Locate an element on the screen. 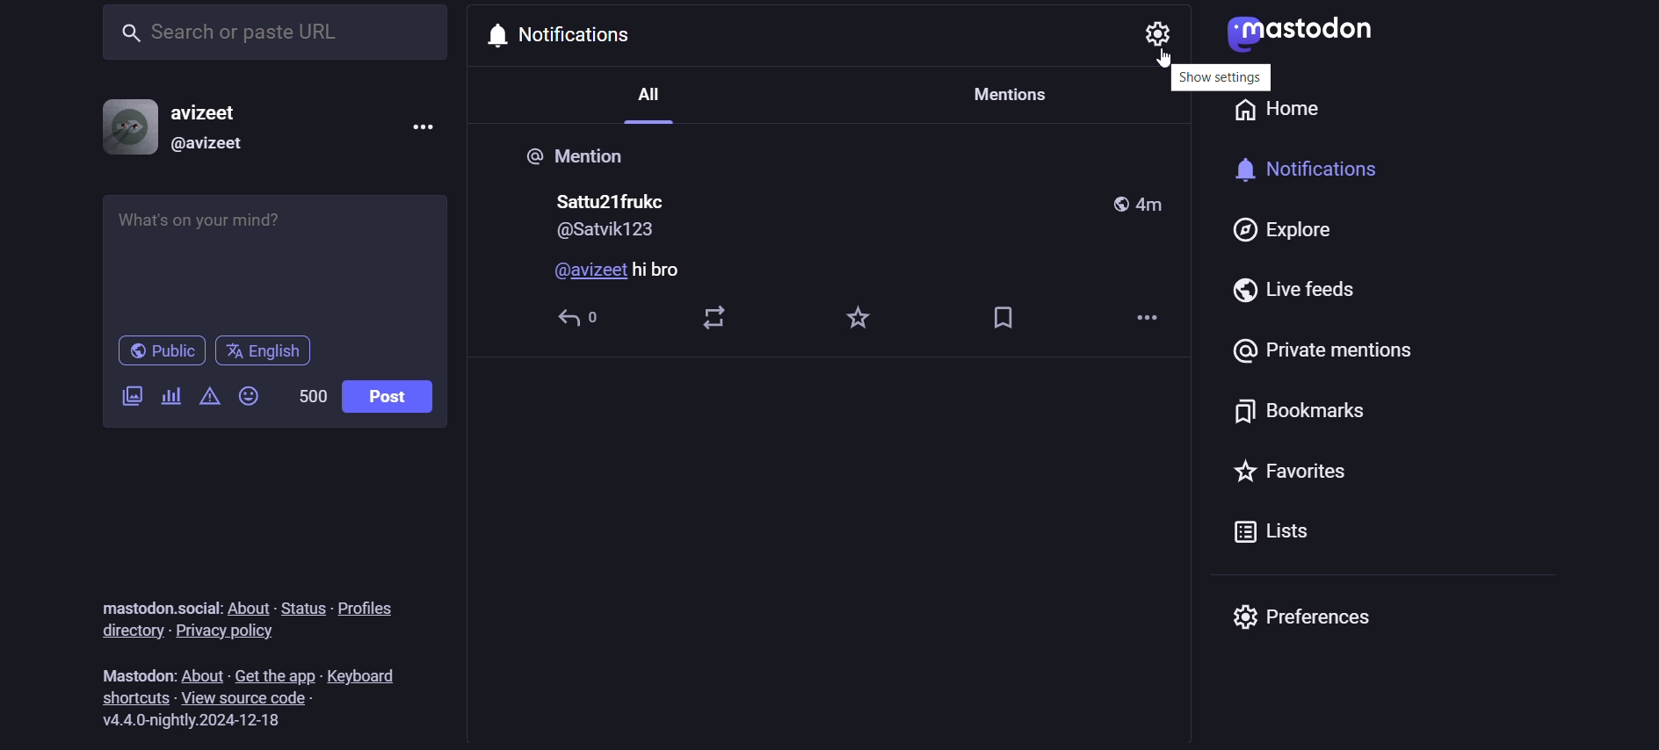 The image size is (1659, 750). Mastodon is located at coordinates (135, 674).